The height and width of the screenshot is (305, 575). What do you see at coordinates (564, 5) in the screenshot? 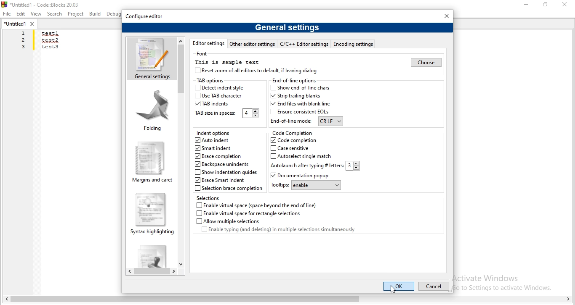
I see `Close` at bounding box center [564, 5].